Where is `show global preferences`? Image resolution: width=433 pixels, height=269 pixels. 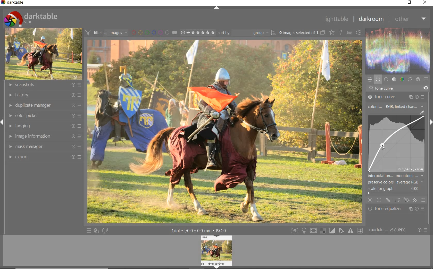
show global preferences is located at coordinates (359, 33).